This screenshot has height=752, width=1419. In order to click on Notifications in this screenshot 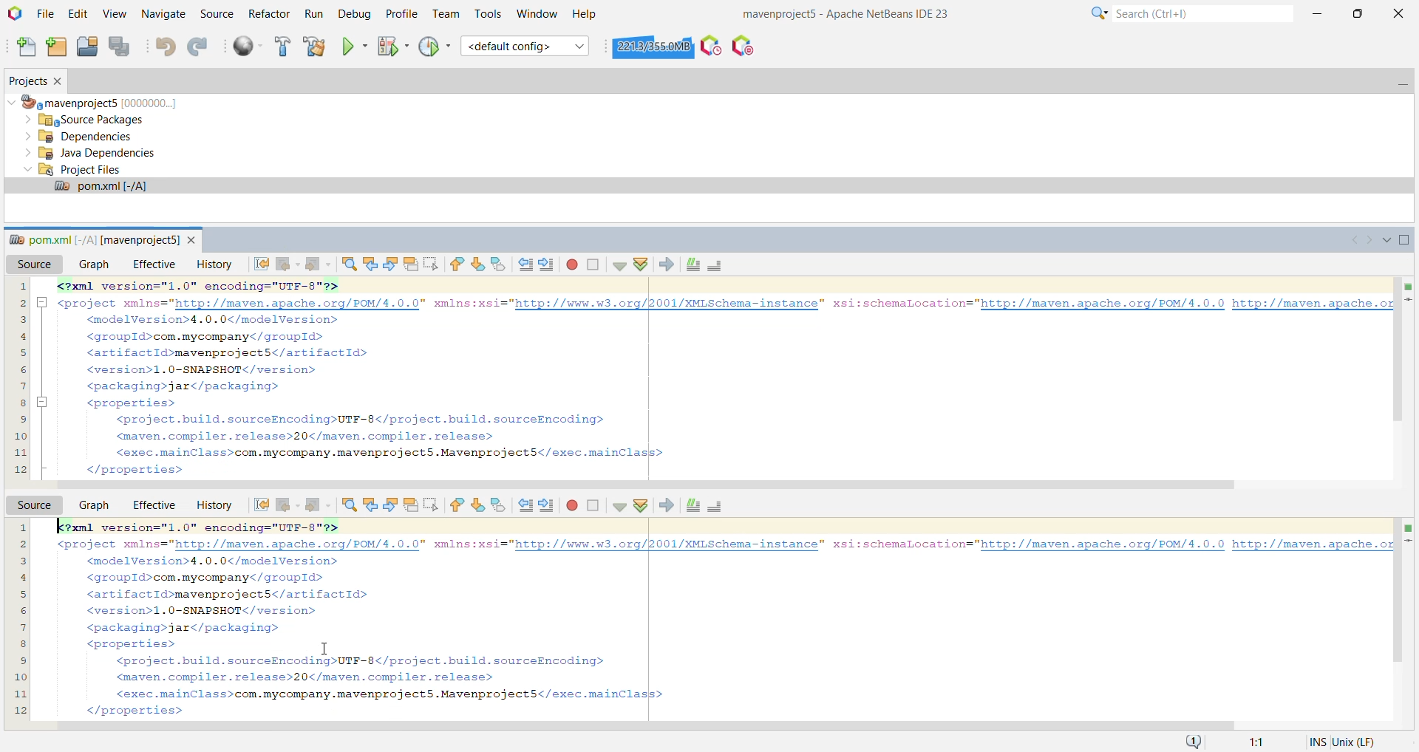, I will do `click(1194, 741)`.